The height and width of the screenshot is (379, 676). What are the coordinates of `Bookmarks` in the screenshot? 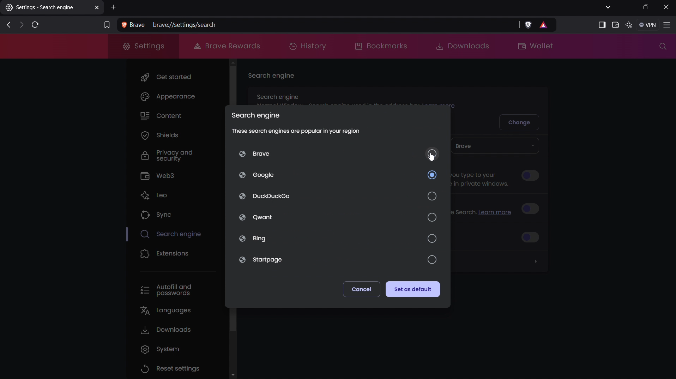 It's located at (382, 46).